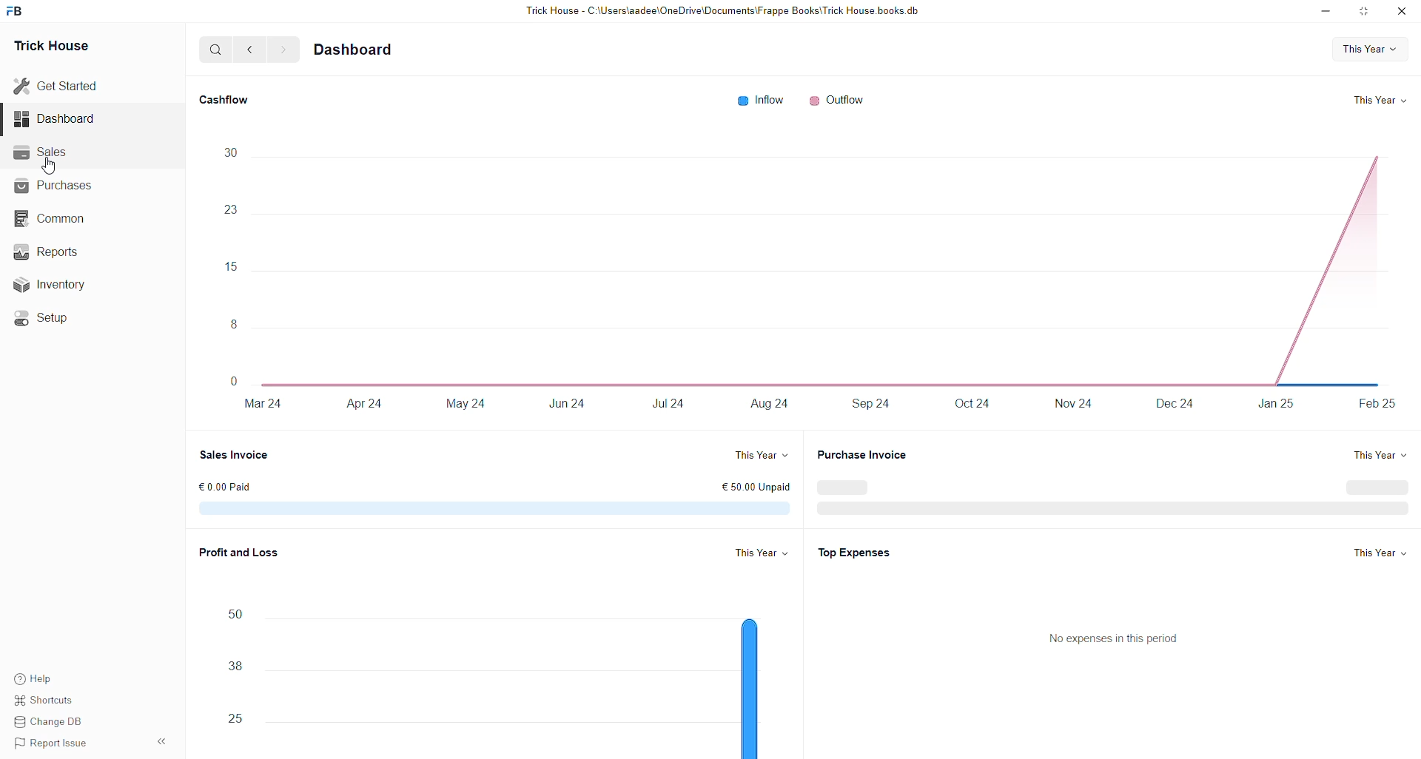 This screenshot has height=759, width=1421. Describe the element at coordinates (47, 156) in the screenshot. I see `Sales` at that location.